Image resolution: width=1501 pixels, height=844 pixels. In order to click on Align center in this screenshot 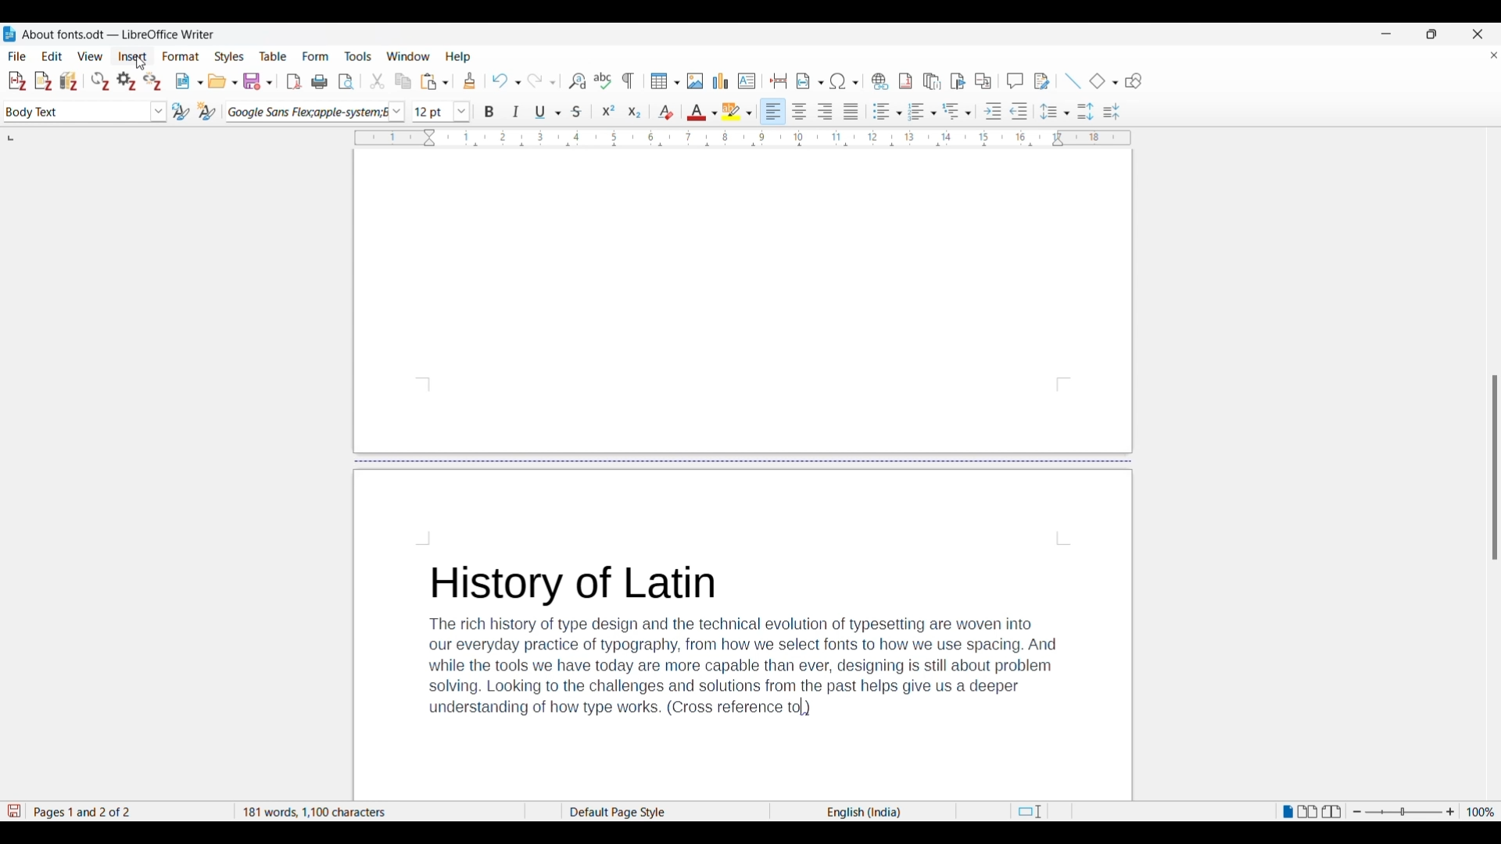, I will do `click(799, 110)`.